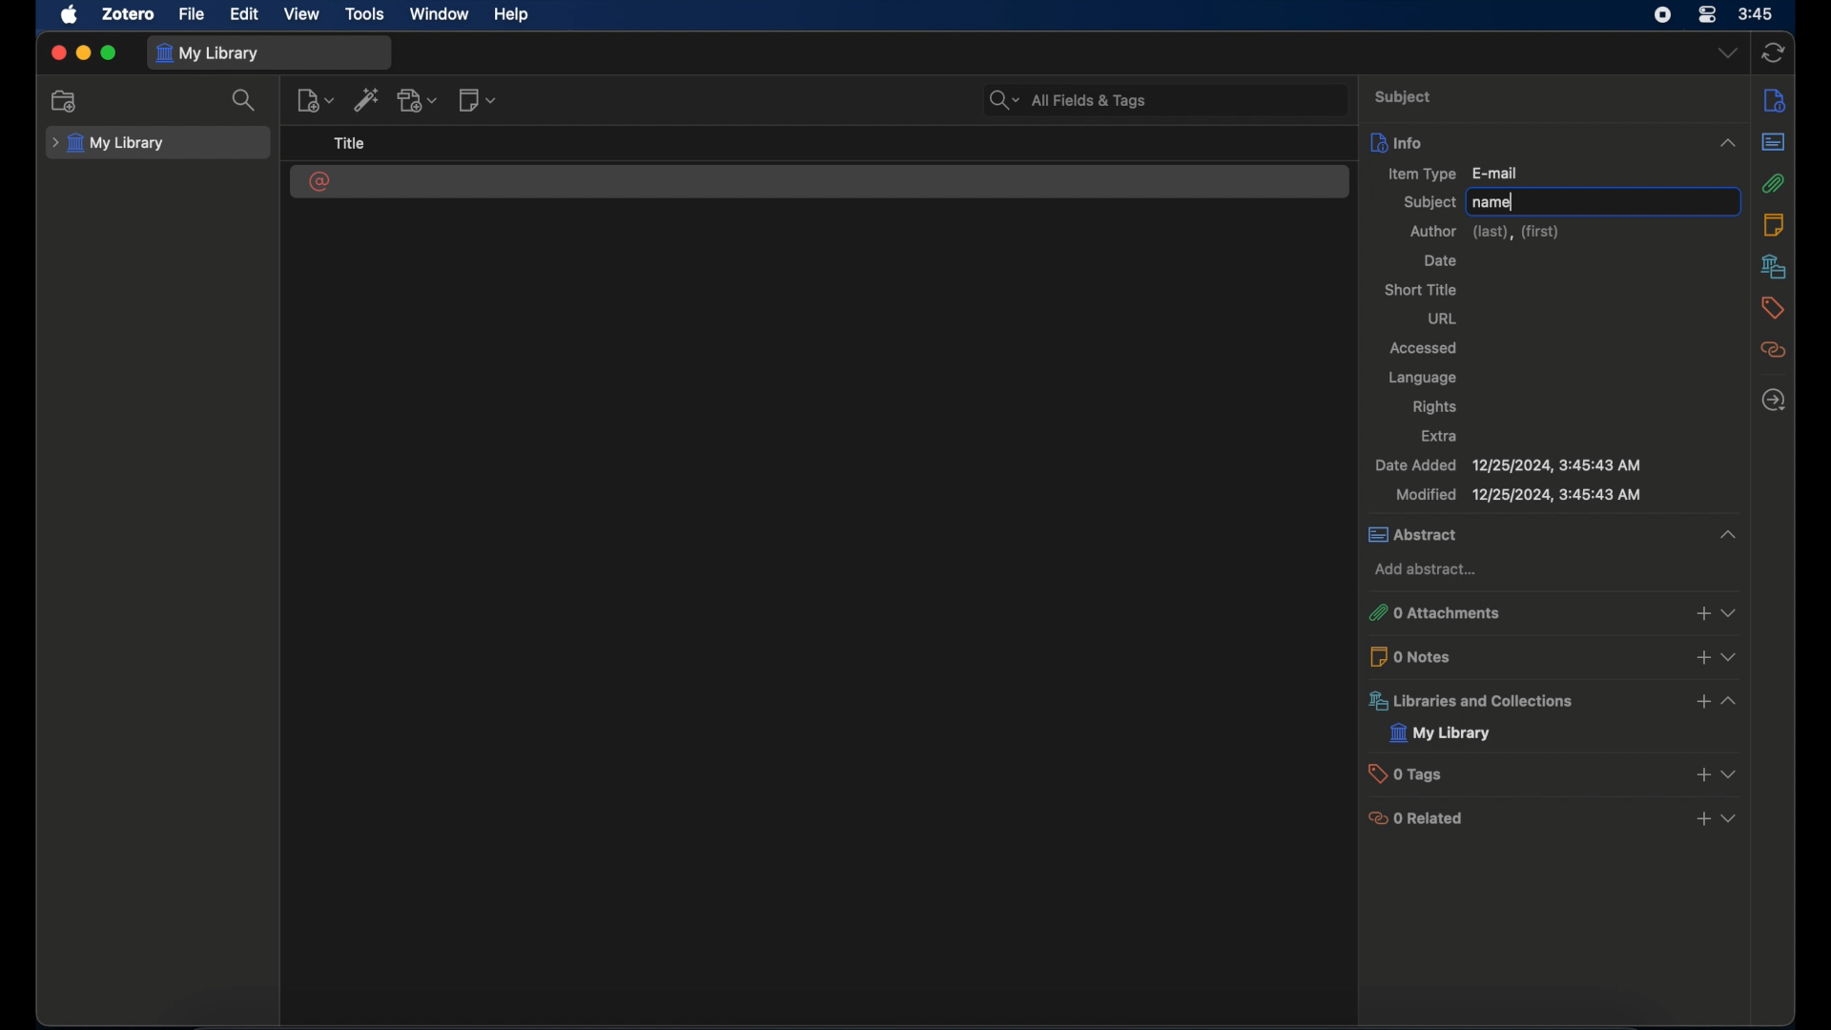  What do you see at coordinates (65, 101) in the screenshot?
I see `new collection` at bounding box center [65, 101].